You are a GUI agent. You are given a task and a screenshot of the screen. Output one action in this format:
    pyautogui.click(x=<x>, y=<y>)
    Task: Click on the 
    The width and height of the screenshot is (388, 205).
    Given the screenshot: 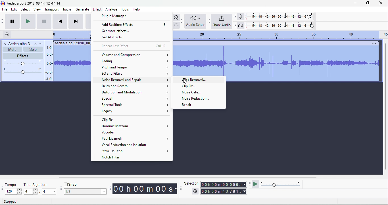 What is the action you would take?
    pyautogui.click(x=25, y=44)
    